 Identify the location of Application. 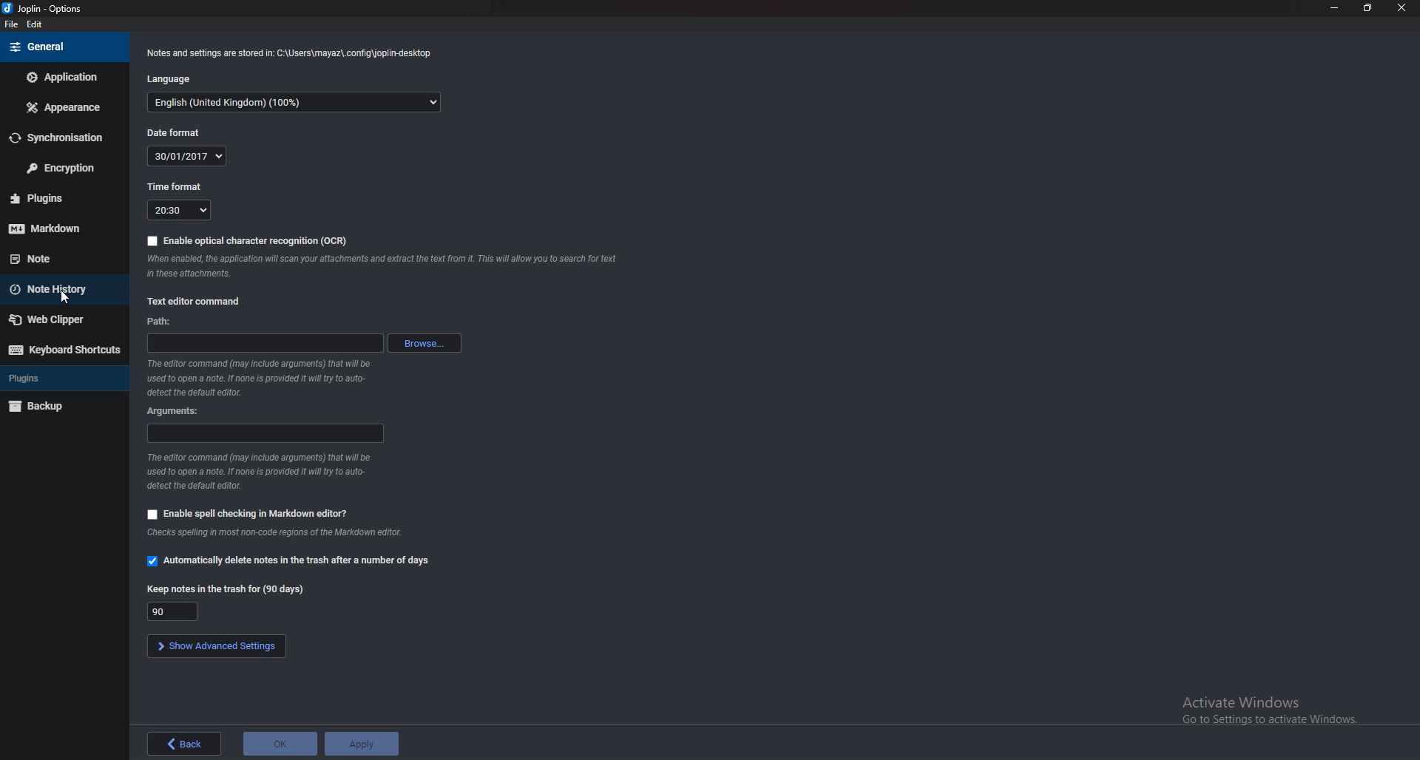
(63, 76).